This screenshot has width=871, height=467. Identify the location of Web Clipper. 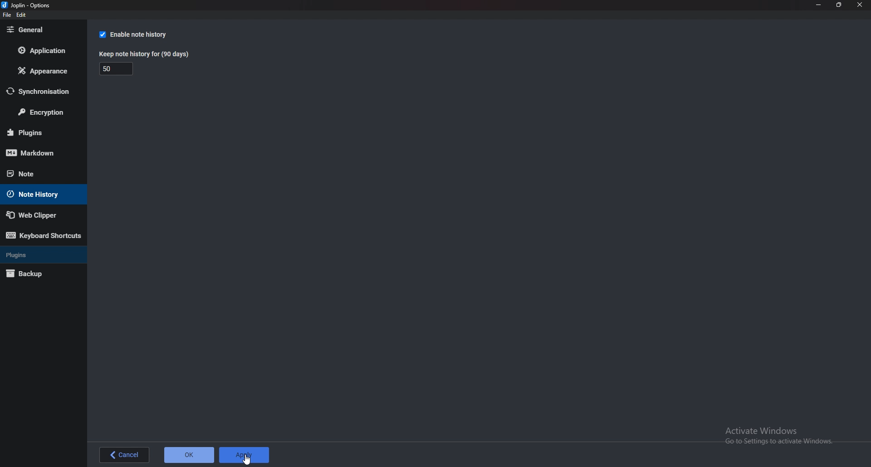
(39, 215).